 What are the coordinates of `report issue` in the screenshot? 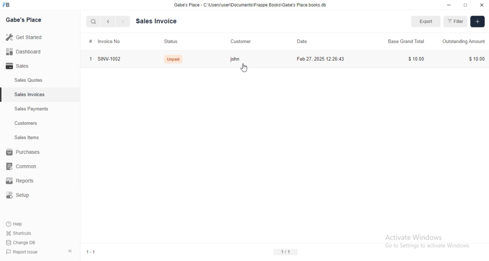 It's located at (22, 252).